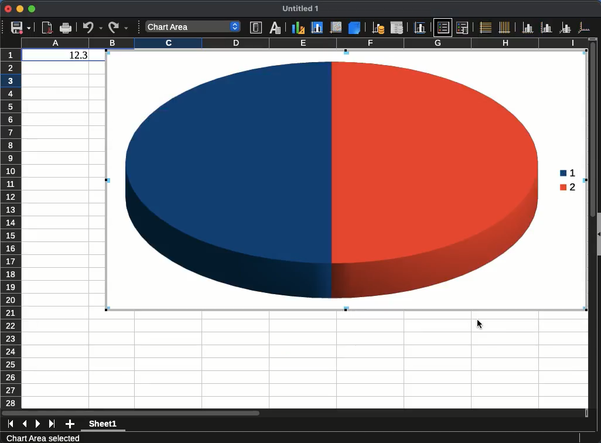  I want to click on cursor, so click(480, 324).